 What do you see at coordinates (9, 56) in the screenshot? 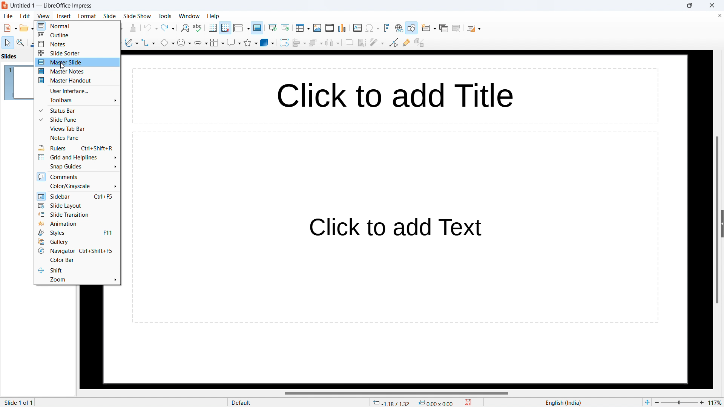
I see `slides` at bounding box center [9, 56].